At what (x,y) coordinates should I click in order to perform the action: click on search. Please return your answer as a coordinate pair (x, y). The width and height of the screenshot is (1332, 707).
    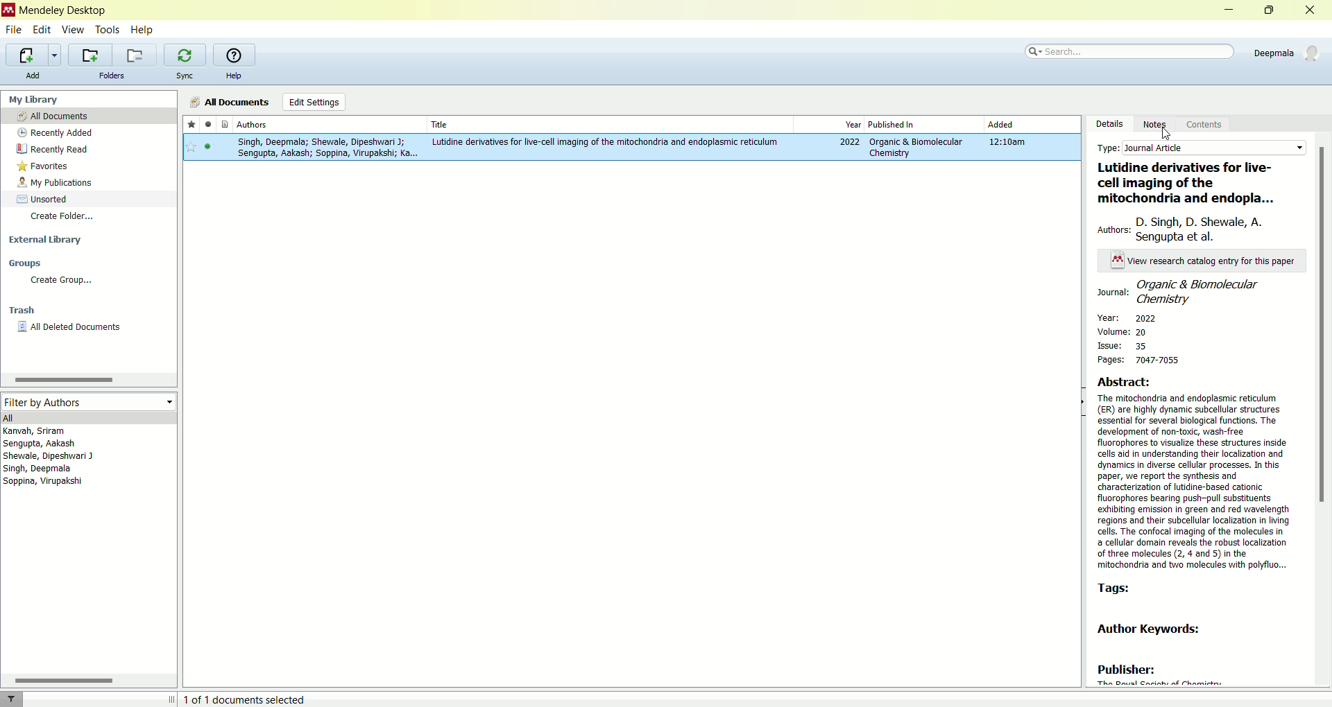
    Looking at the image, I should click on (1132, 49).